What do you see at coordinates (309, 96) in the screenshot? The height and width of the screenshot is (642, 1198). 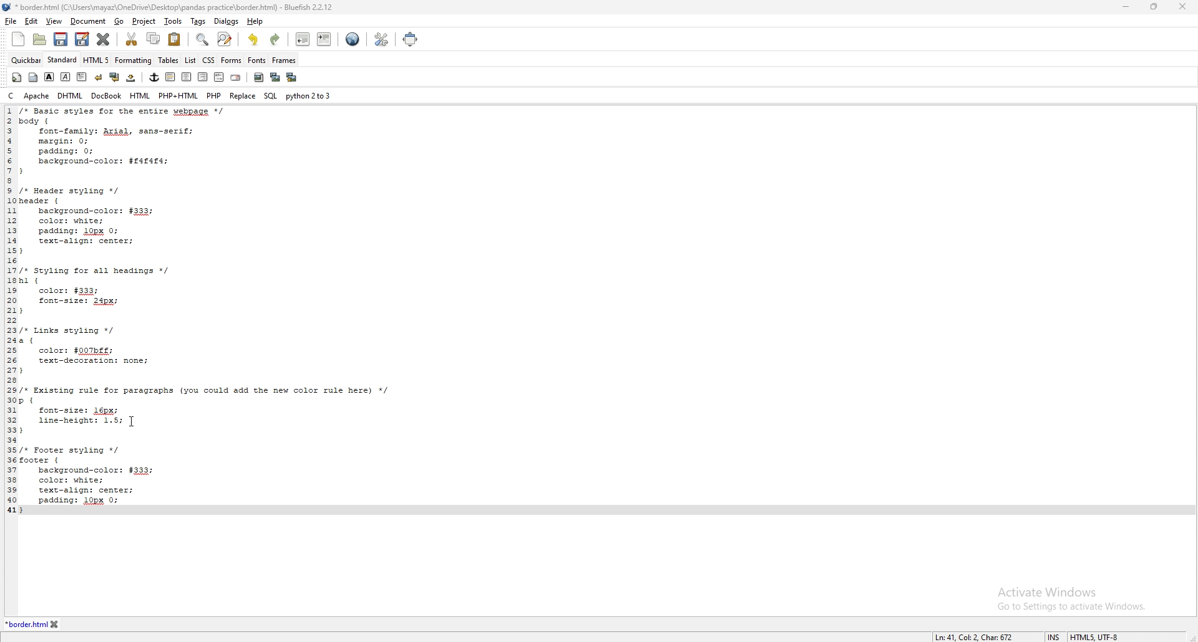 I see `python 2to3` at bounding box center [309, 96].